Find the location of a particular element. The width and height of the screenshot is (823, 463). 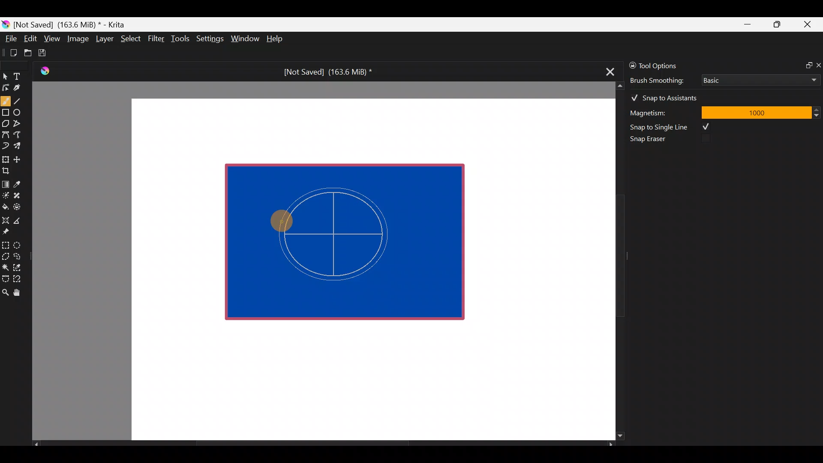

Transform a layer/selection is located at coordinates (5, 158).